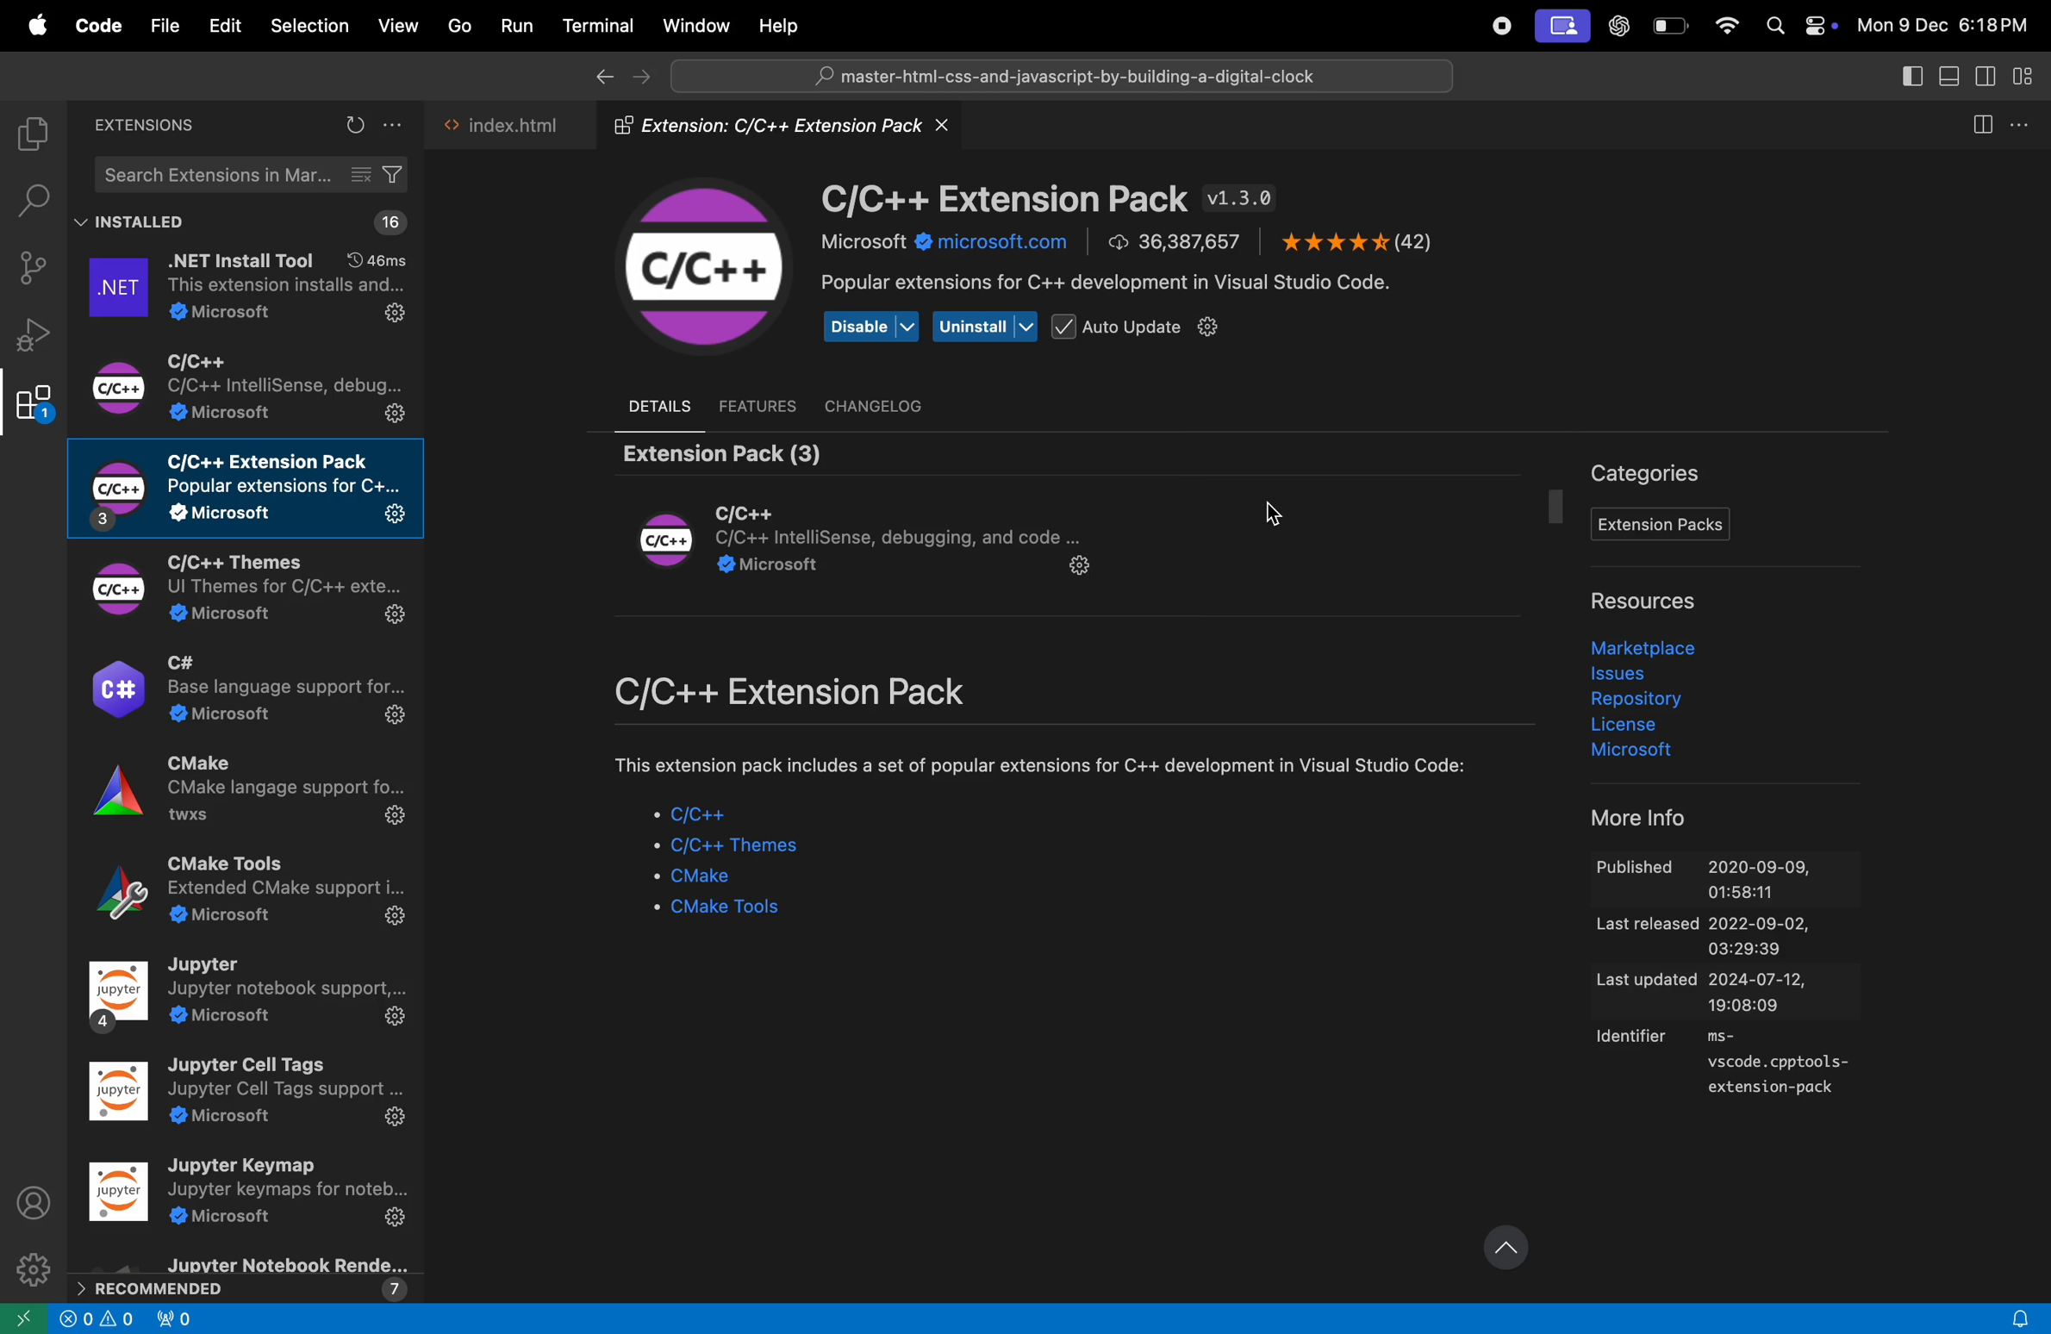 The height and width of the screenshot is (1334, 2051). I want to click on forward, so click(641, 74).